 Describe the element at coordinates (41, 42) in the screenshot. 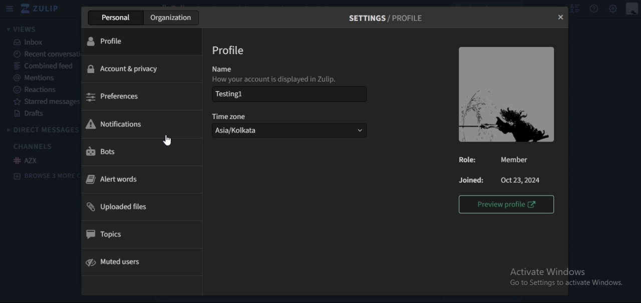

I see `inbox` at that location.